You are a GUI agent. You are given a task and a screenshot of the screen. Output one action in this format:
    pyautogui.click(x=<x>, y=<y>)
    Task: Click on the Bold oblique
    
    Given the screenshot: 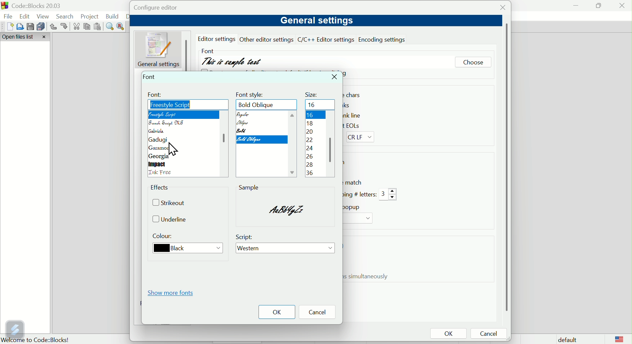 What is the action you would take?
    pyautogui.click(x=255, y=140)
    